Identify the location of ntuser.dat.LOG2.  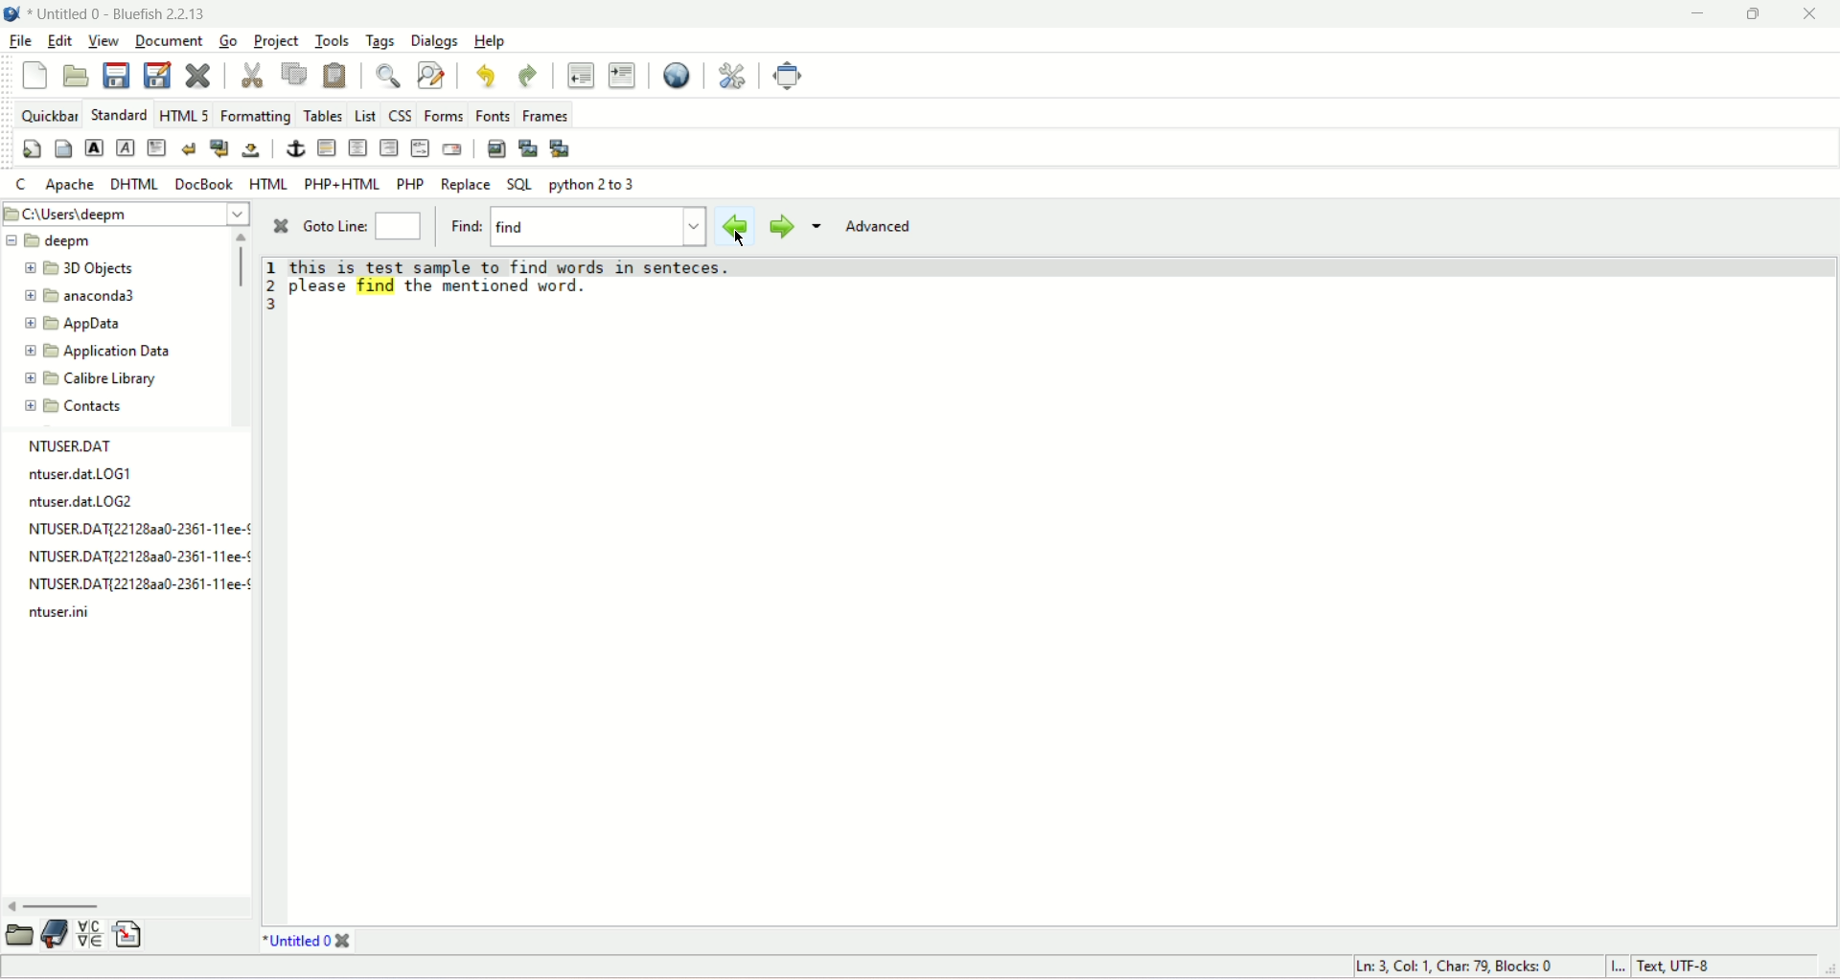
(91, 504).